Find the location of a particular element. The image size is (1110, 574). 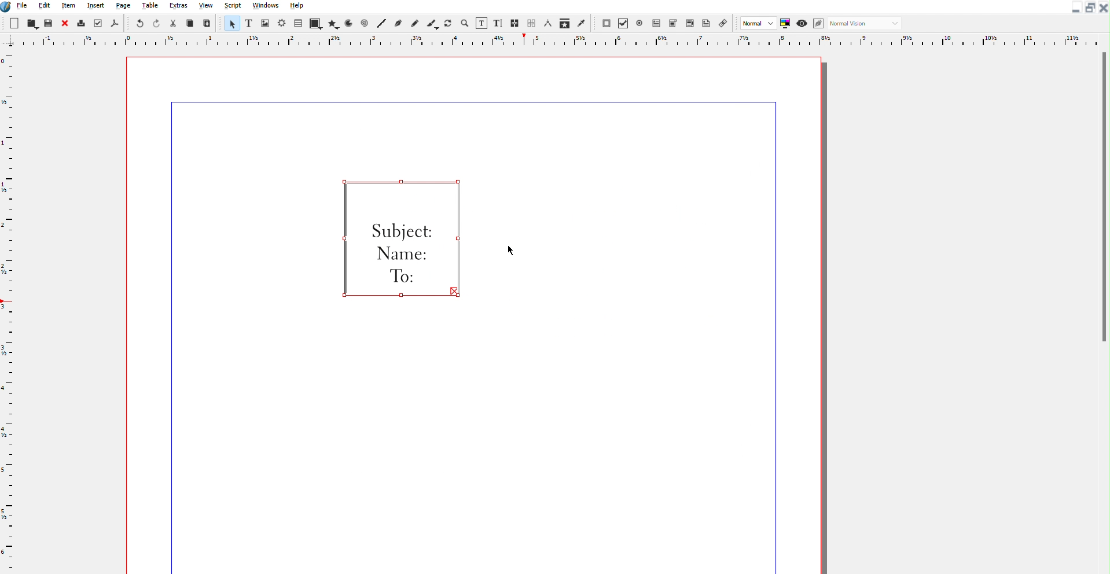

Arc is located at coordinates (348, 23).